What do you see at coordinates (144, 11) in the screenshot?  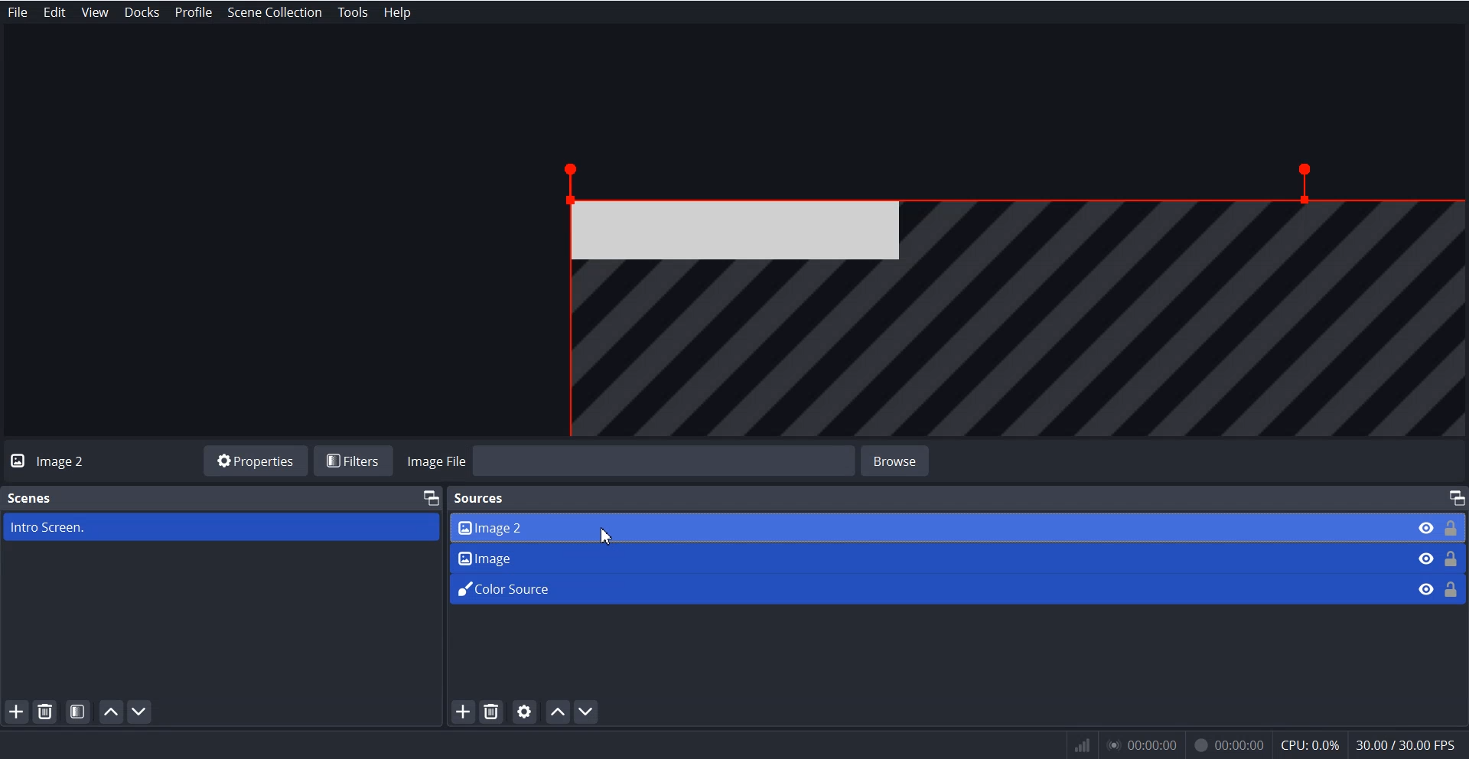 I see `Docks` at bounding box center [144, 11].